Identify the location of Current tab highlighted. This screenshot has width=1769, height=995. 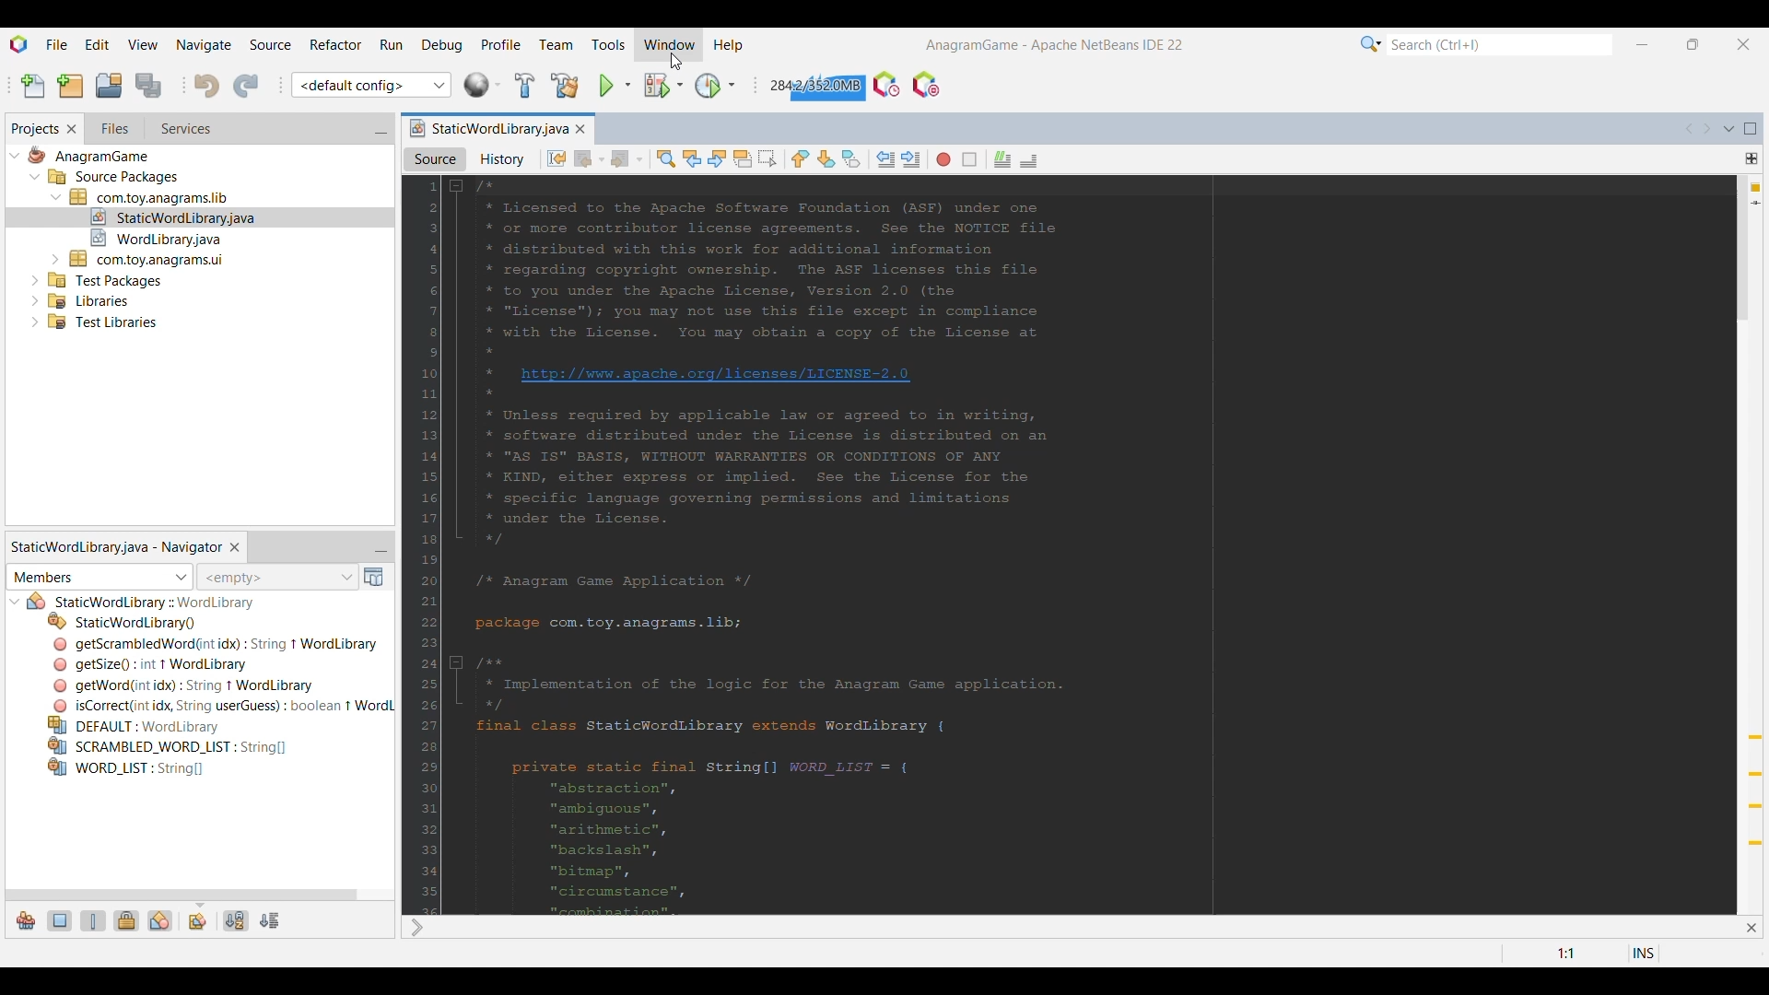
(486, 127).